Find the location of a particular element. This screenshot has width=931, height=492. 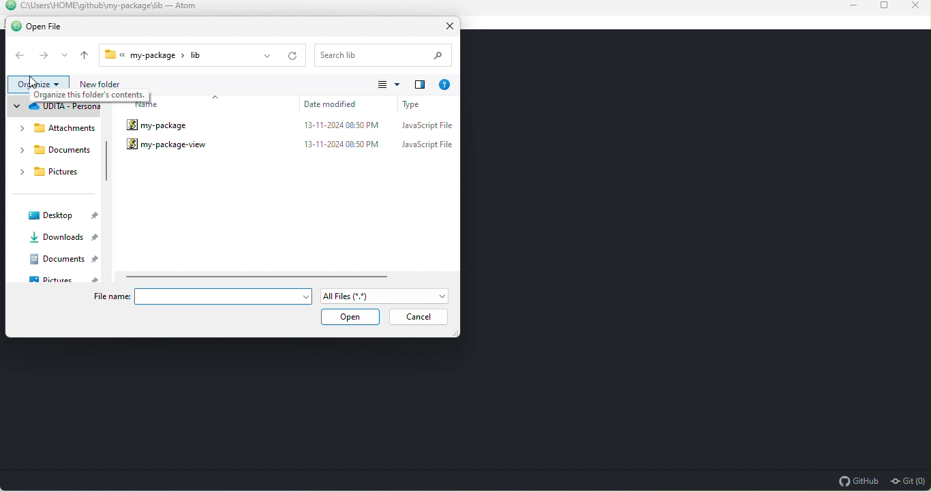

change views is located at coordinates (390, 87).